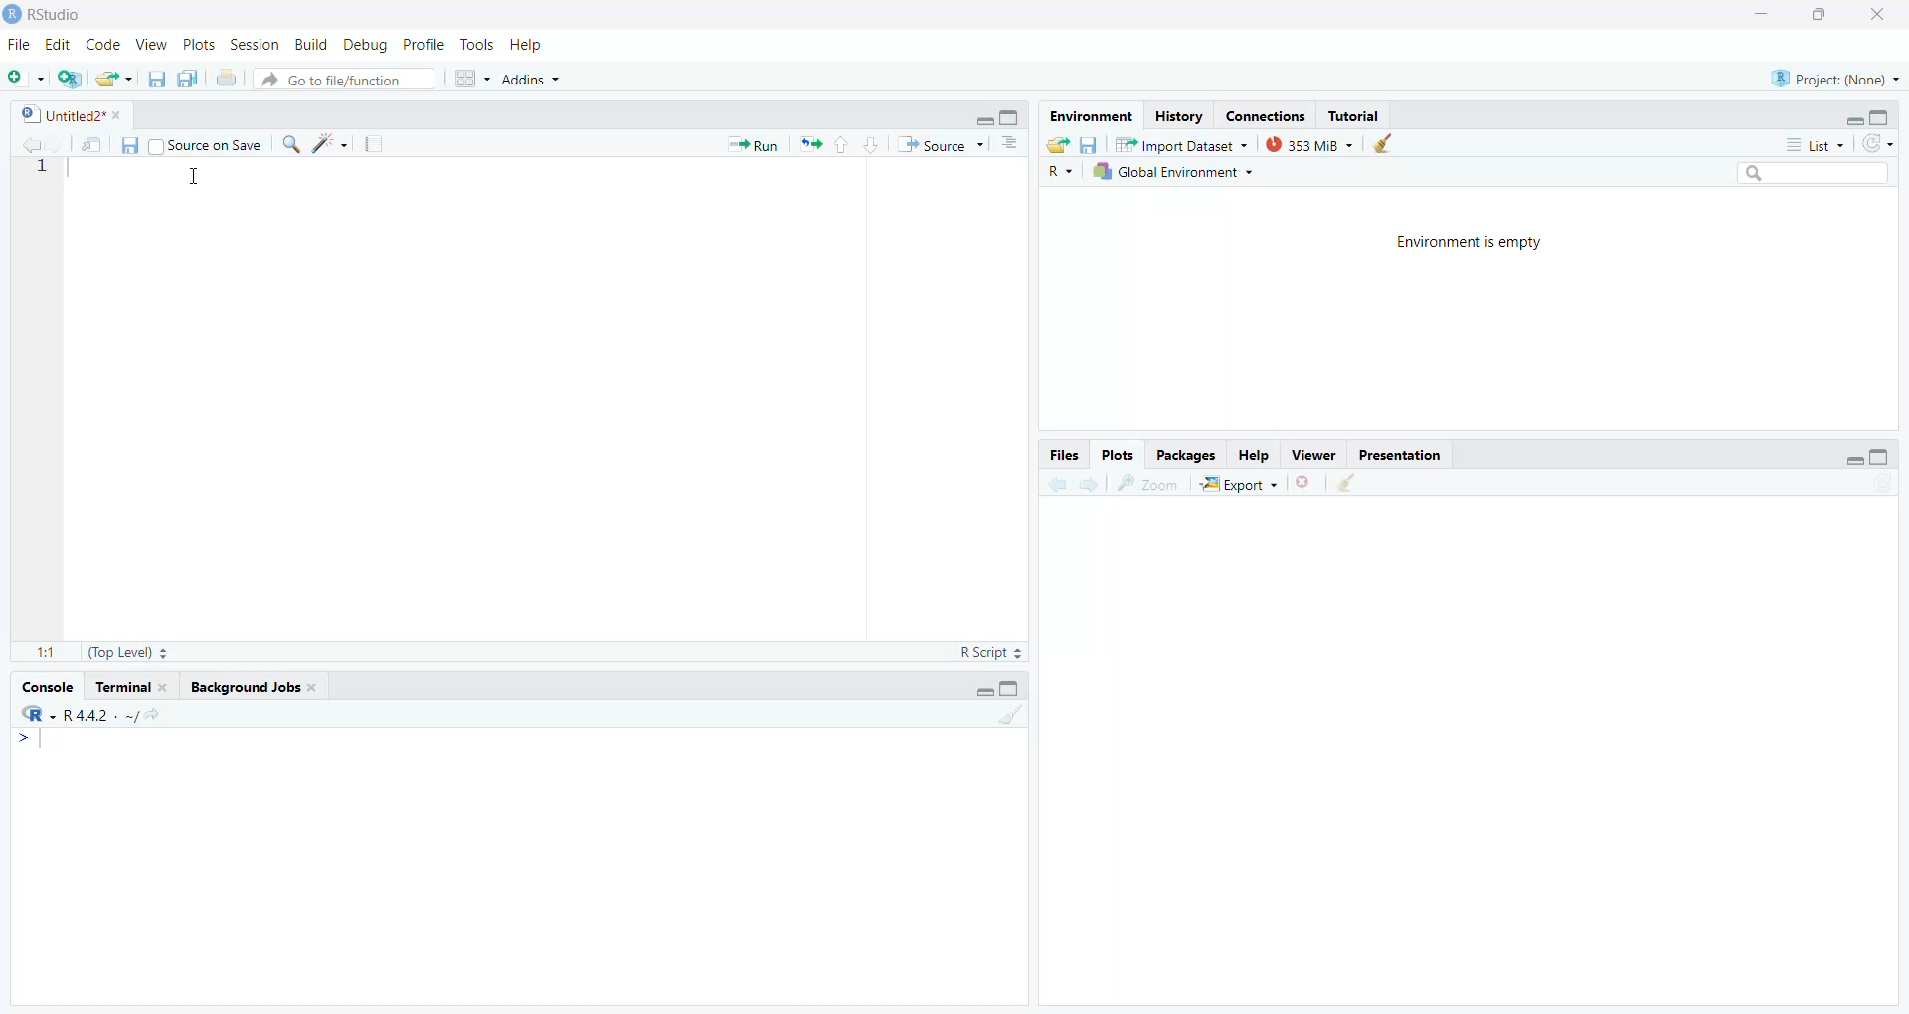 This screenshot has width=1909, height=1014. Describe the element at coordinates (1180, 147) in the screenshot. I see ` Import Dataset ~` at that location.